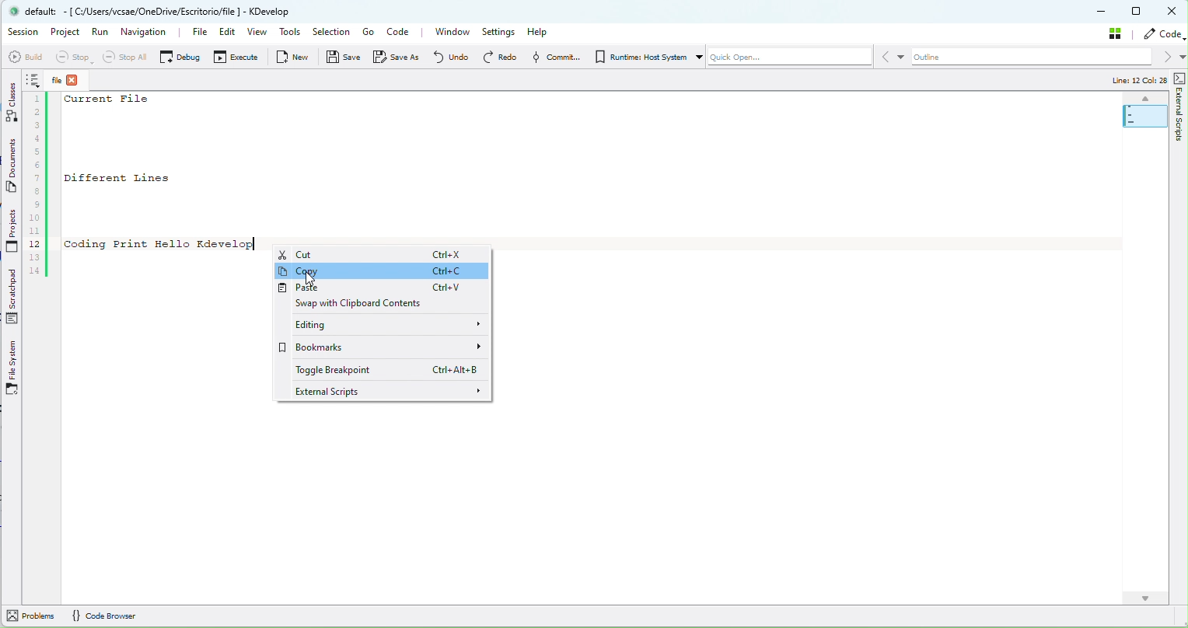 This screenshot has width=1188, height=628. Describe the element at coordinates (68, 33) in the screenshot. I see `Project` at that location.